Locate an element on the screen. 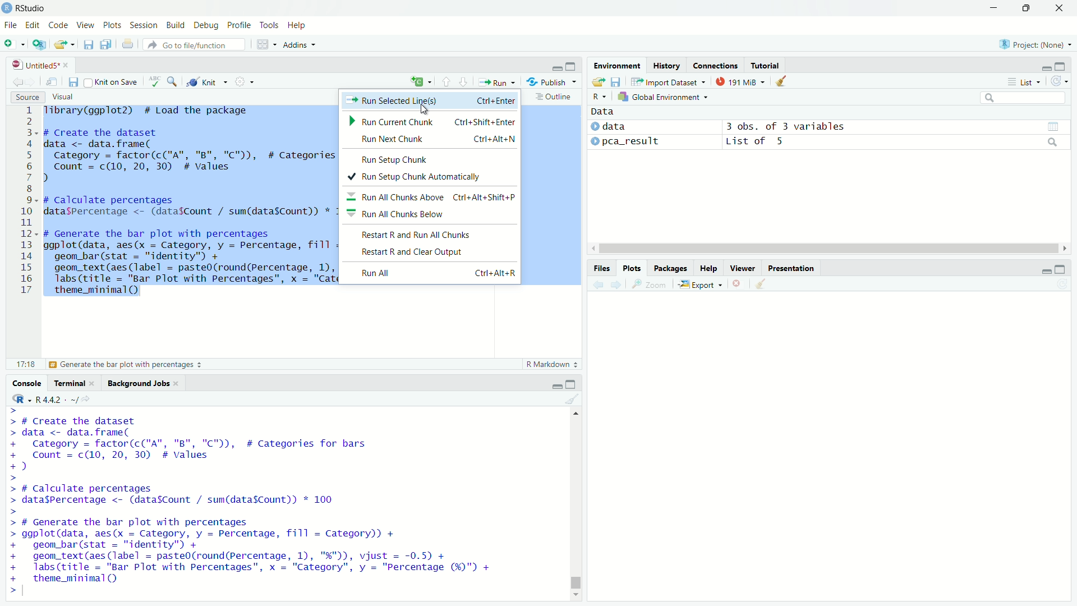  minimize is located at coordinates (556, 66).